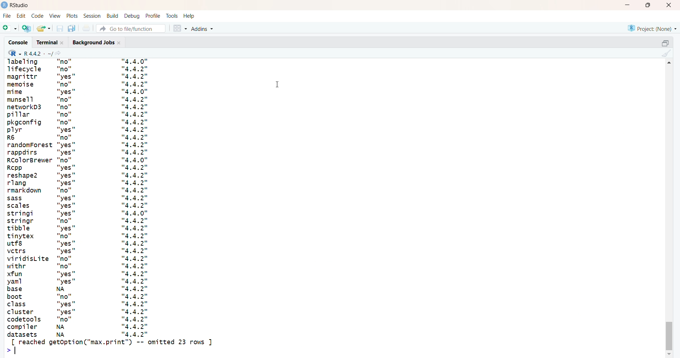 The image size is (680, 358). Describe the element at coordinates (97, 42) in the screenshot. I see `background jobs` at that location.